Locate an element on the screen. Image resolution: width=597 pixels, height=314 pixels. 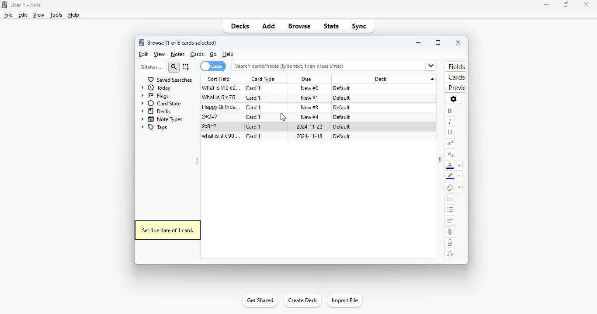
due is located at coordinates (306, 80).